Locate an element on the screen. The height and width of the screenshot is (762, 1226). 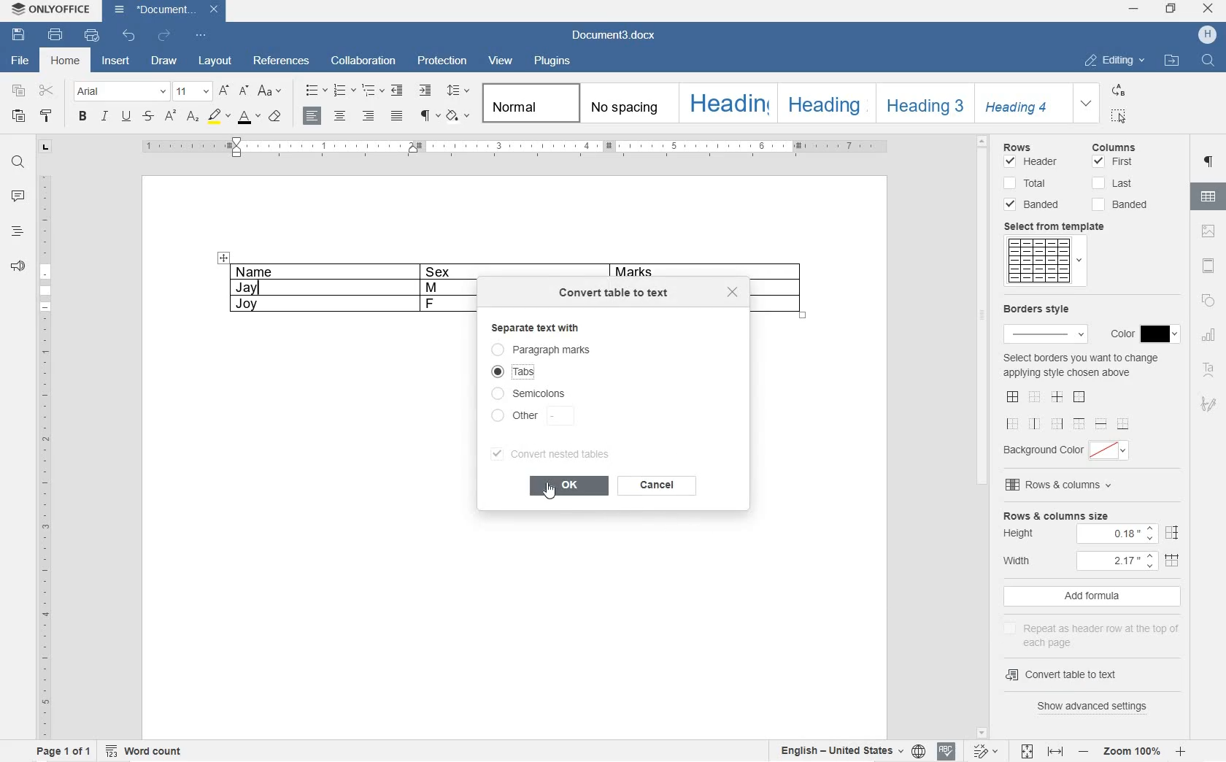
columns settings is located at coordinates (1125, 147).